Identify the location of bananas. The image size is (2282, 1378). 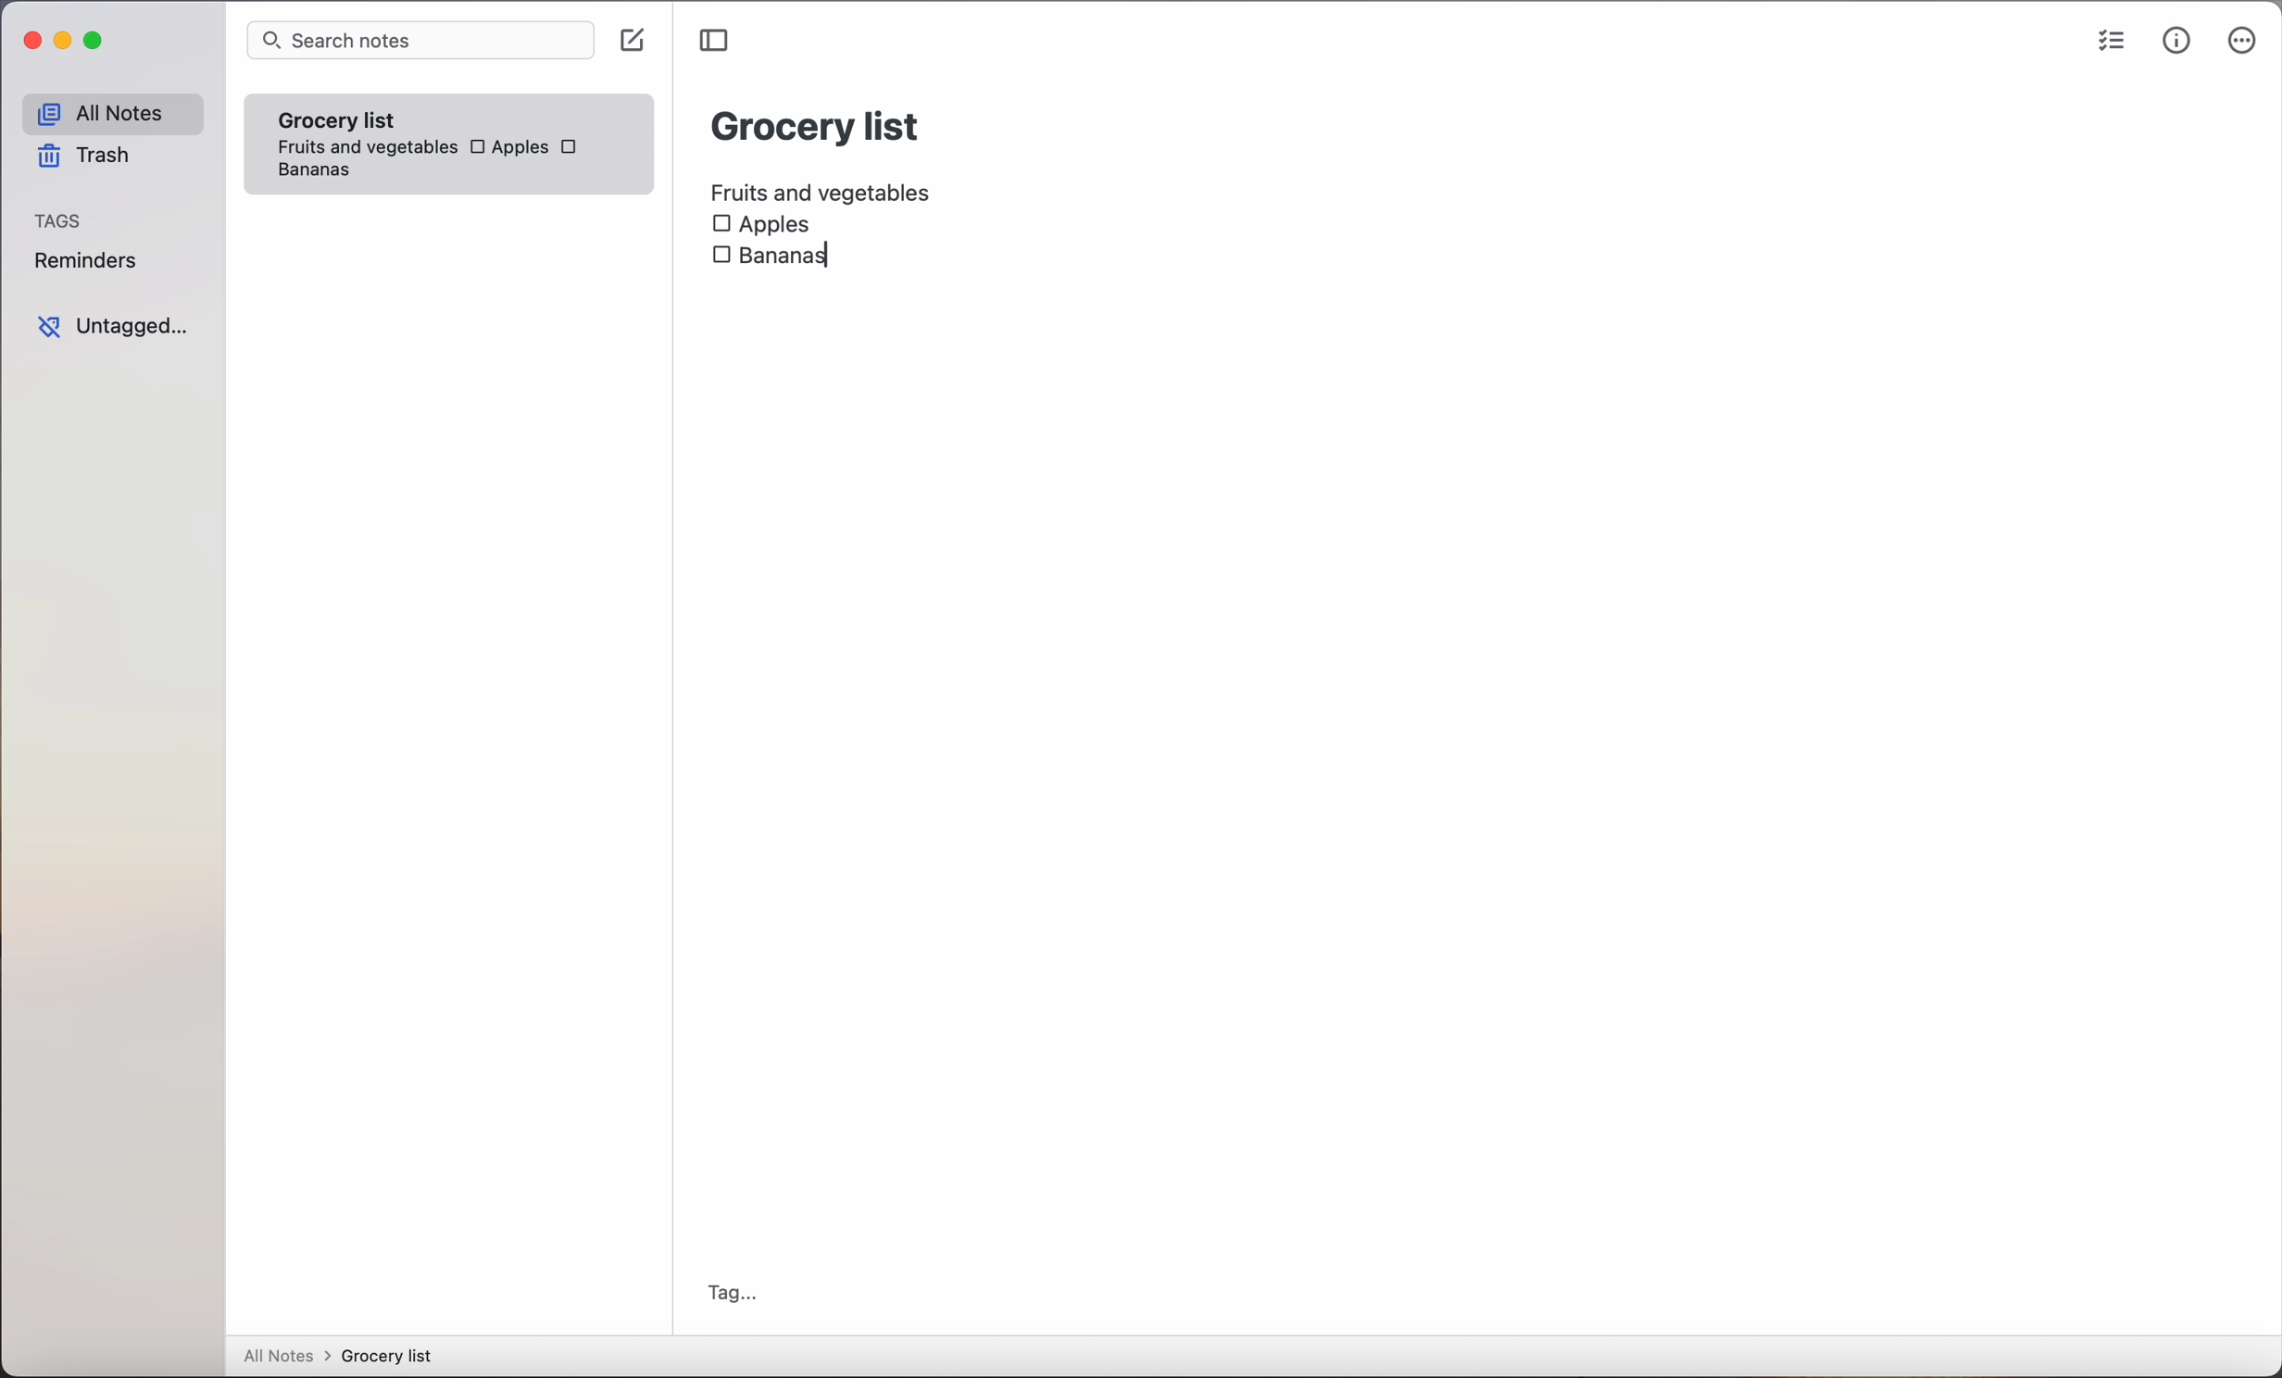
(790, 255).